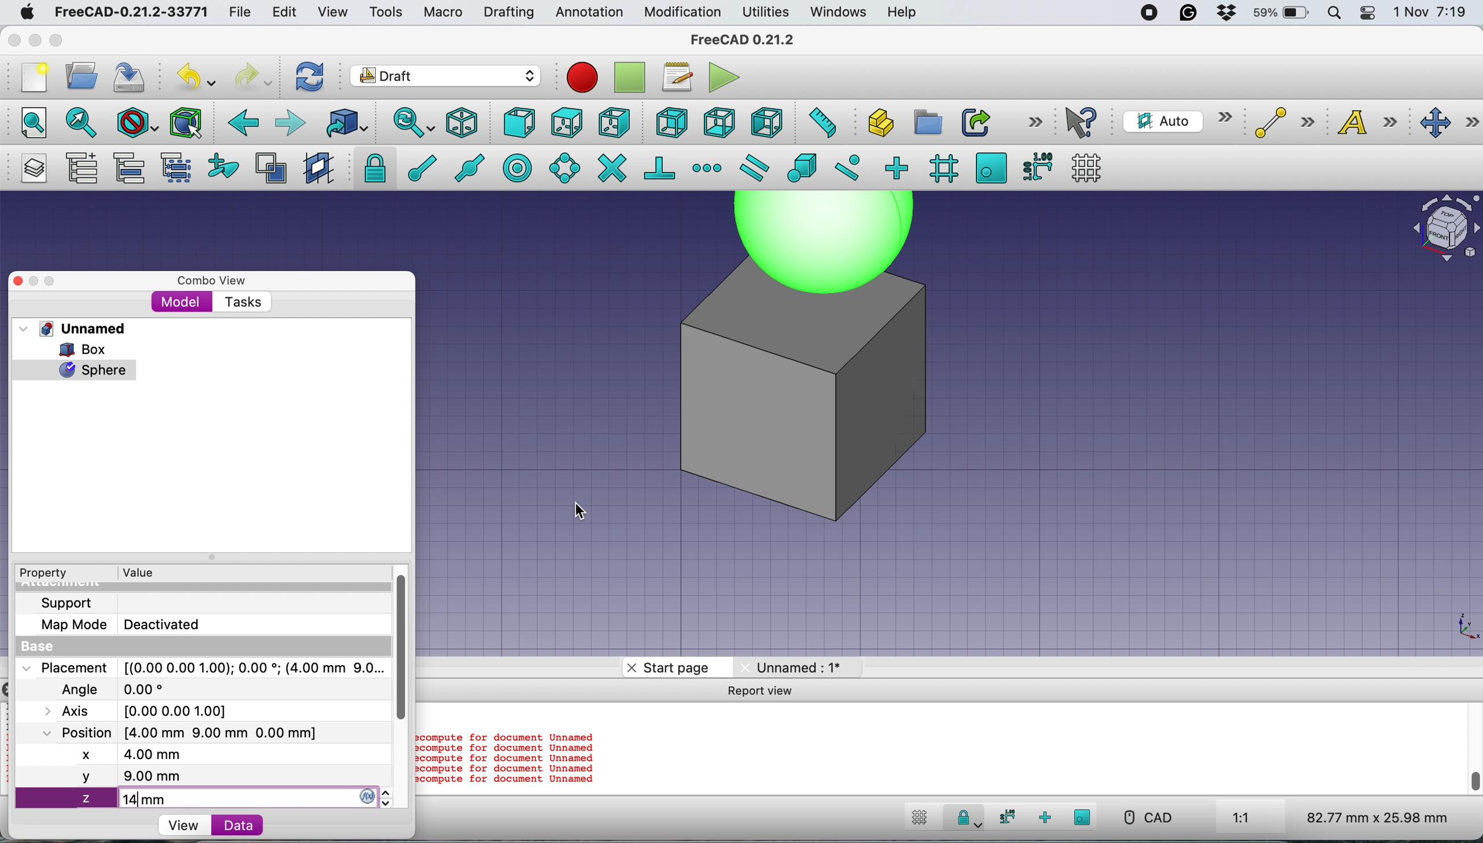 This screenshot has height=843, width=1483. Describe the element at coordinates (24, 280) in the screenshot. I see `close` at that location.